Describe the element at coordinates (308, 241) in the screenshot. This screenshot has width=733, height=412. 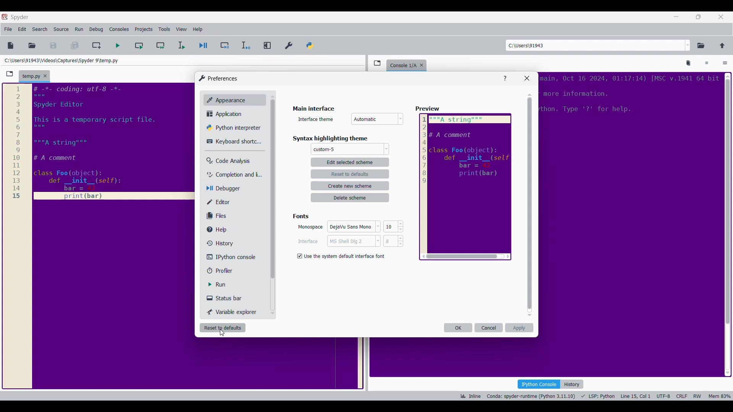
I see `Indiactes interface settings` at that location.